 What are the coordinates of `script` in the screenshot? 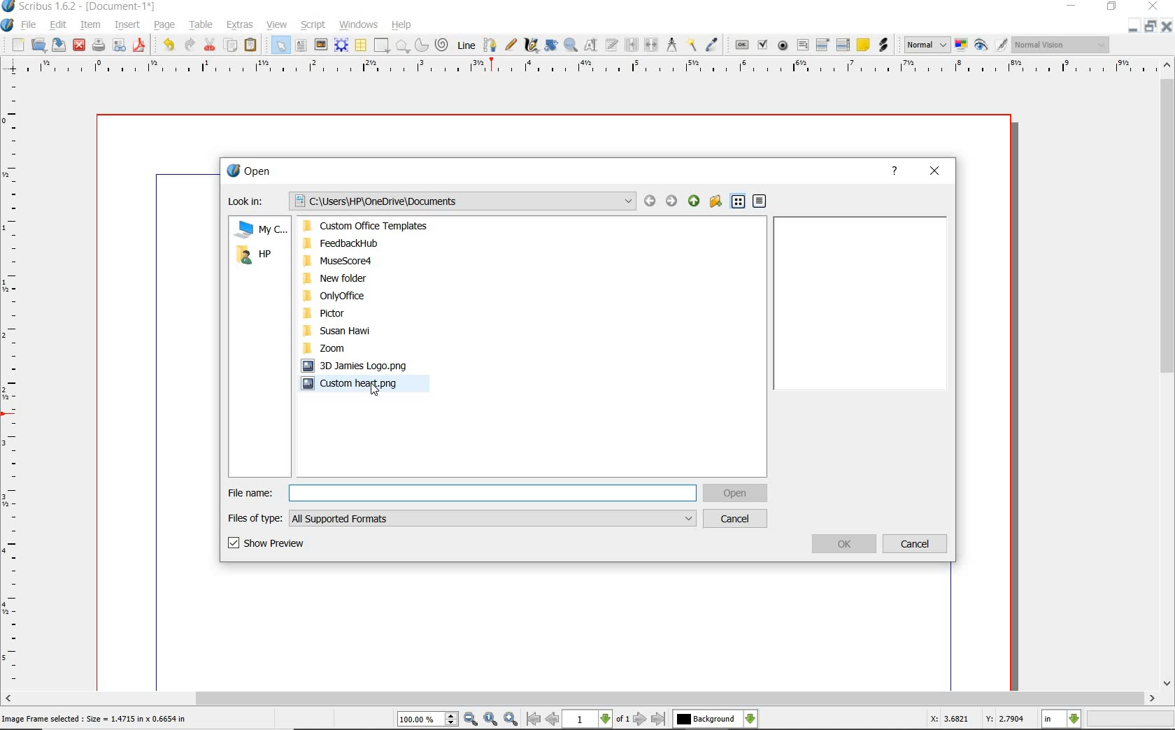 It's located at (314, 25).